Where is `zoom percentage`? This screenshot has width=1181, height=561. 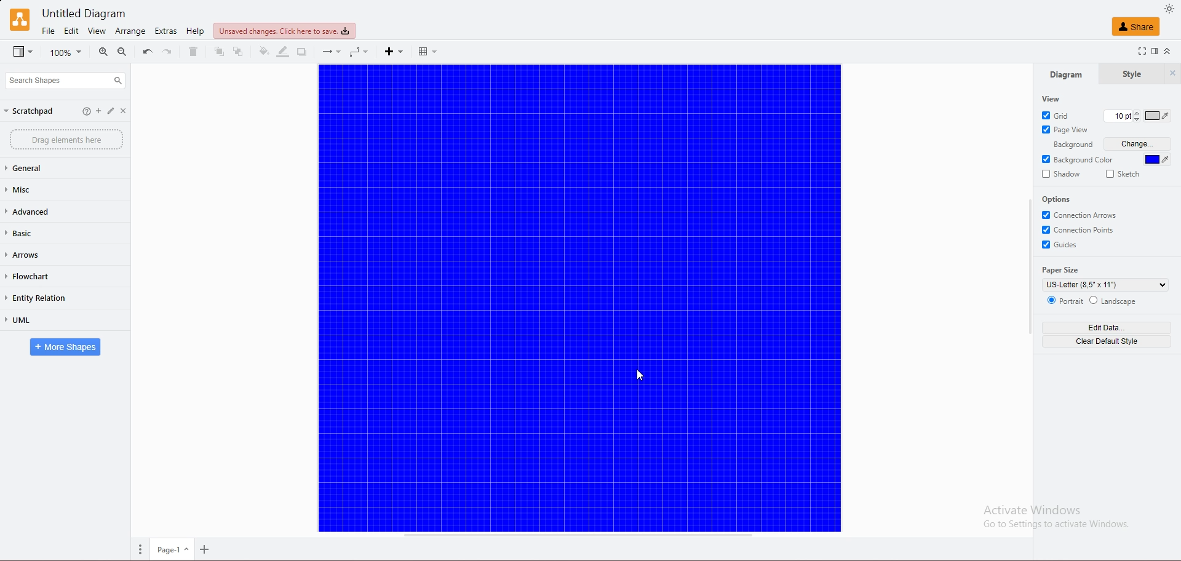 zoom percentage is located at coordinates (67, 52).